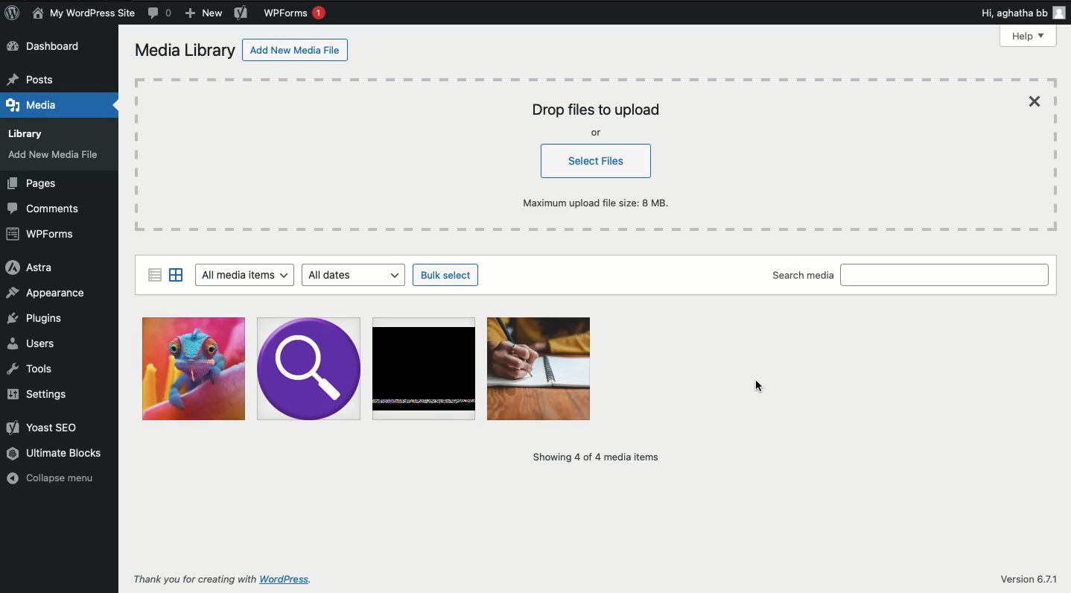 This screenshot has width=1071, height=593. What do you see at coordinates (942, 37) in the screenshot?
I see `Screen options` at bounding box center [942, 37].